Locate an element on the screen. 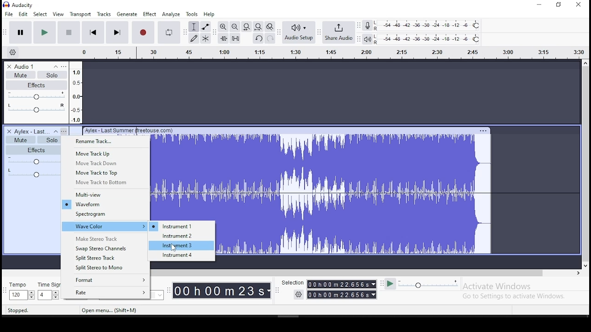  split stereo track is located at coordinates (106, 257).